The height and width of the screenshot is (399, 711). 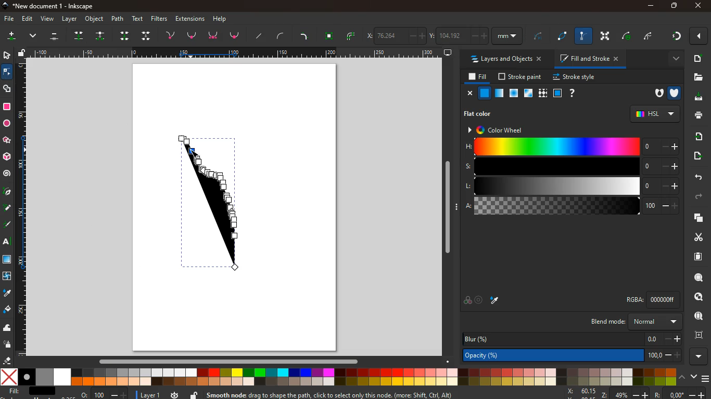 I want to click on coordinates, so click(x=445, y=34).